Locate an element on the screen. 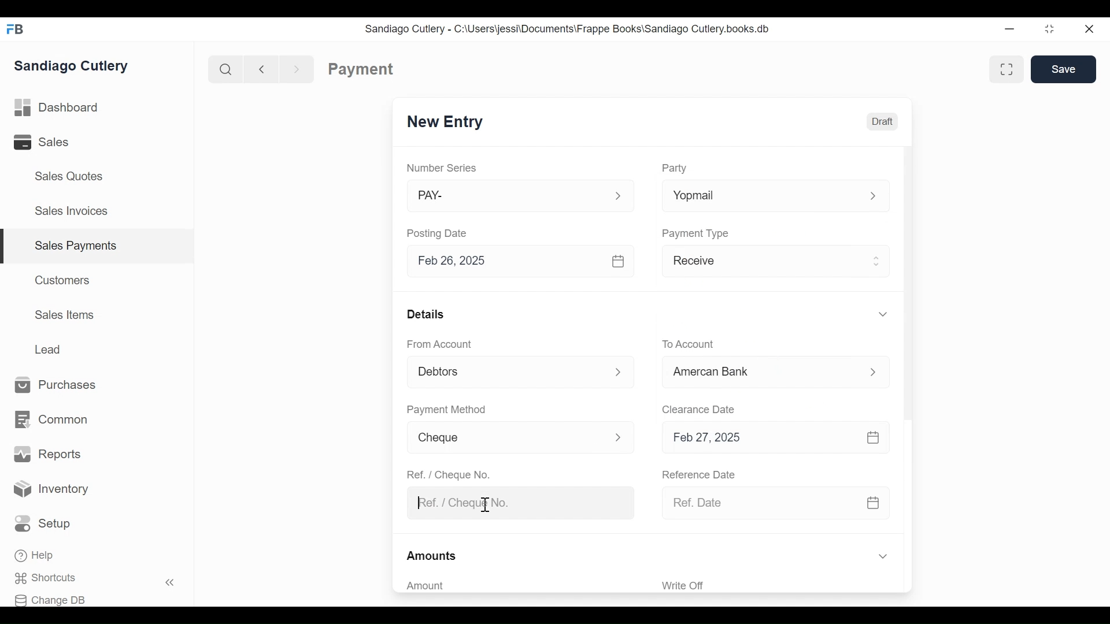  Dashboard is located at coordinates (57, 108).